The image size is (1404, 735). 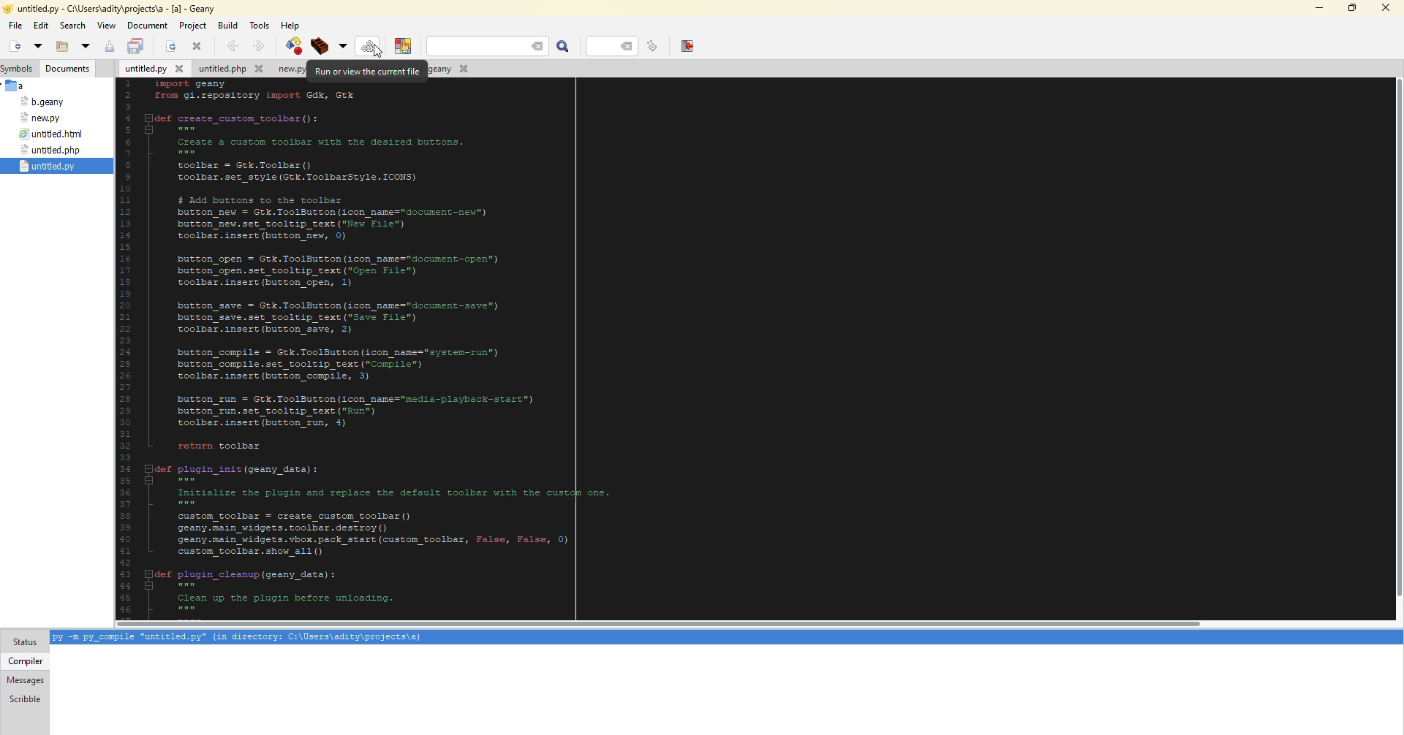 What do you see at coordinates (108, 47) in the screenshot?
I see `save` at bounding box center [108, 47].